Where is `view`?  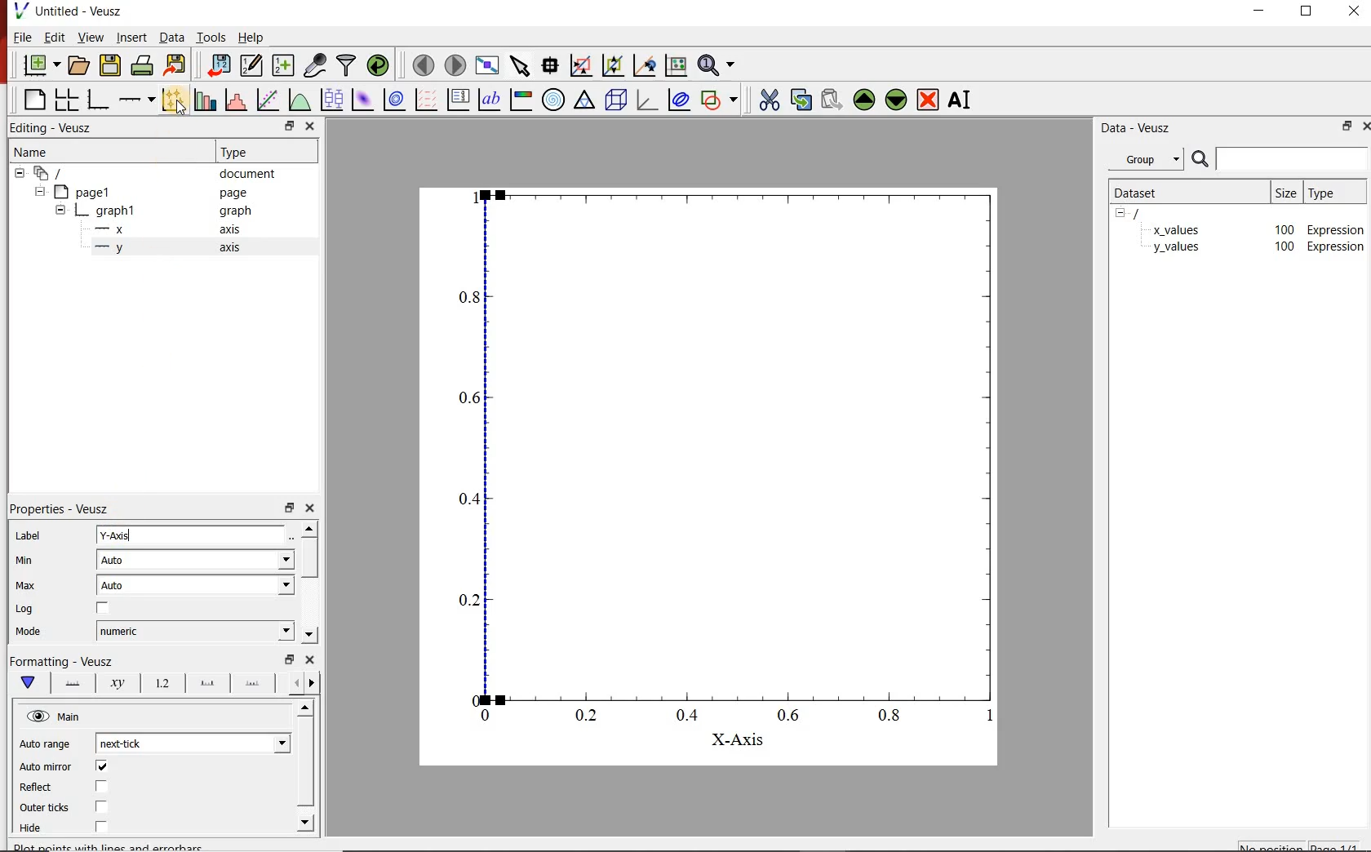 view is located at coordinates (91, 37).